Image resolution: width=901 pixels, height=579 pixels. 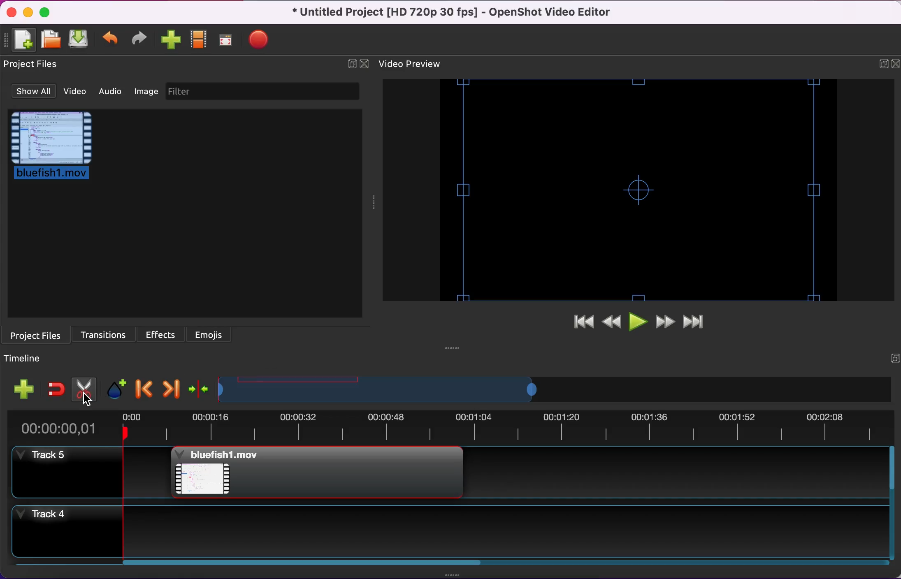 I want to click on close, so click(x=10, y=12).